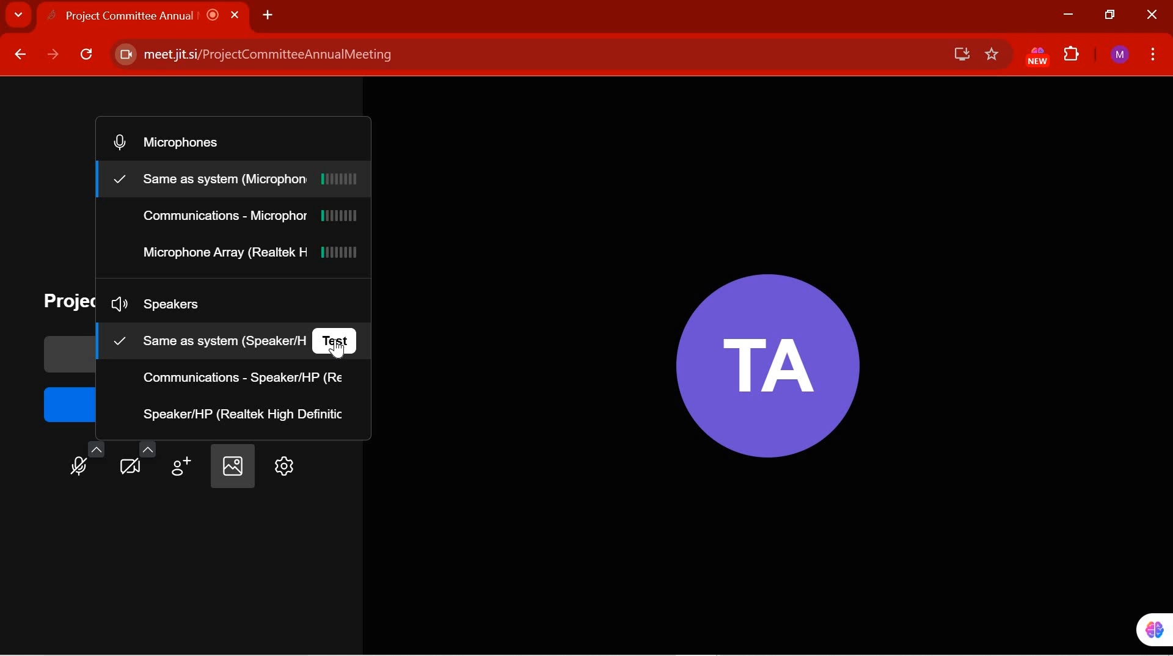  I want to click on FORWARD, so click(53, 55).